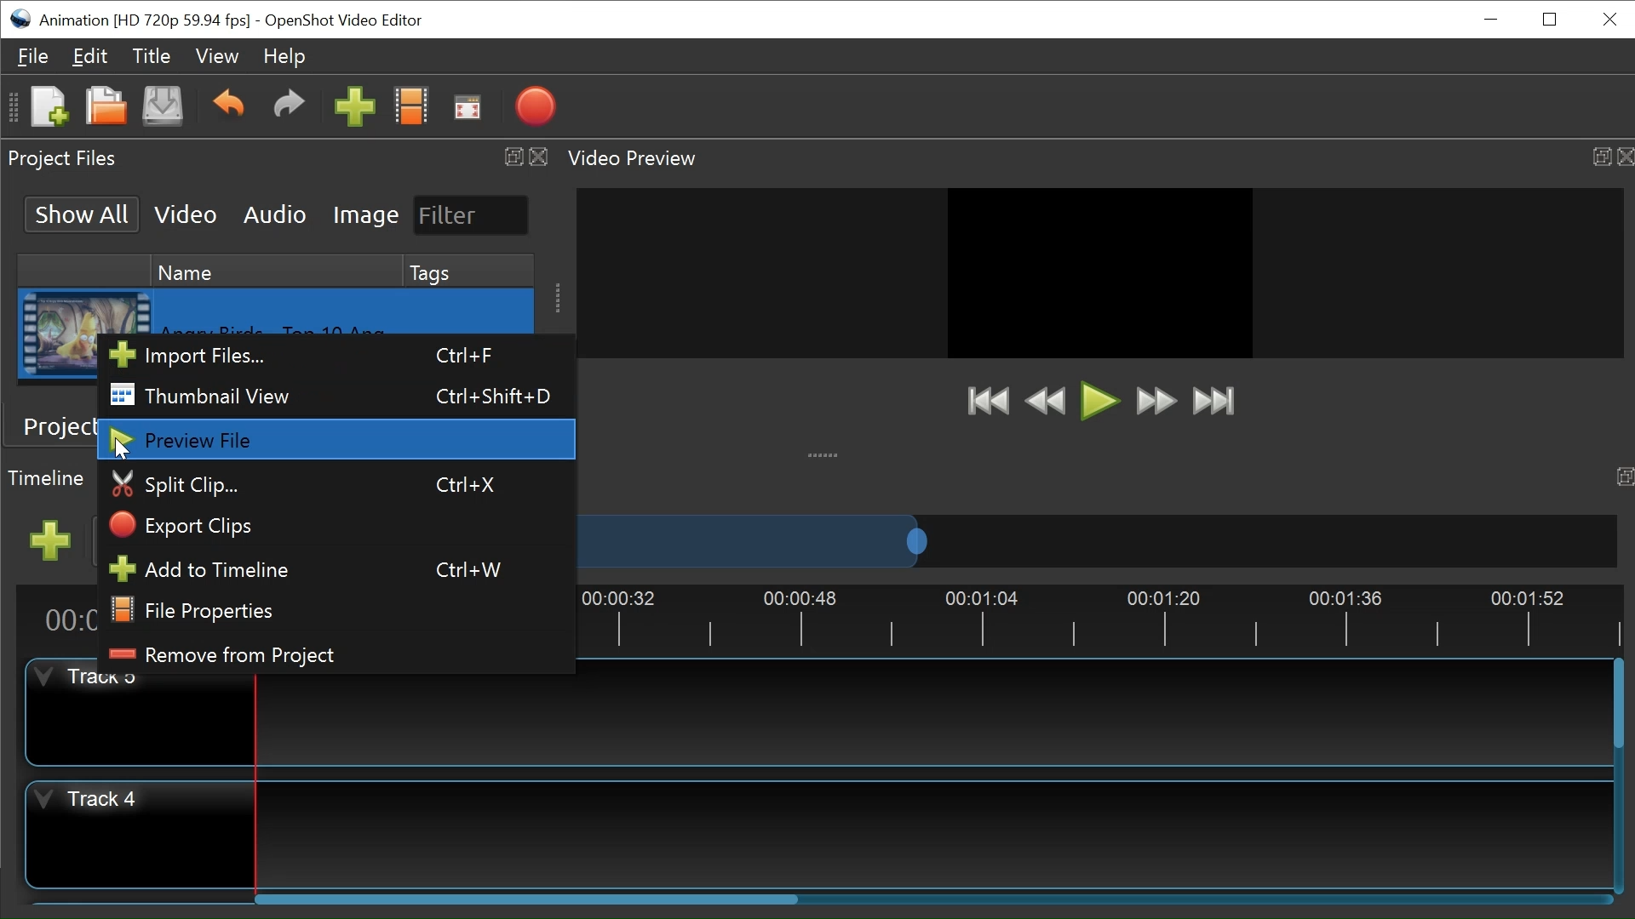 The width and height of the screenshot is (1635, 919). What do you see at coordinates (280, 58) in the screenshot?
I see `Help` at bounding box center [280, 58].